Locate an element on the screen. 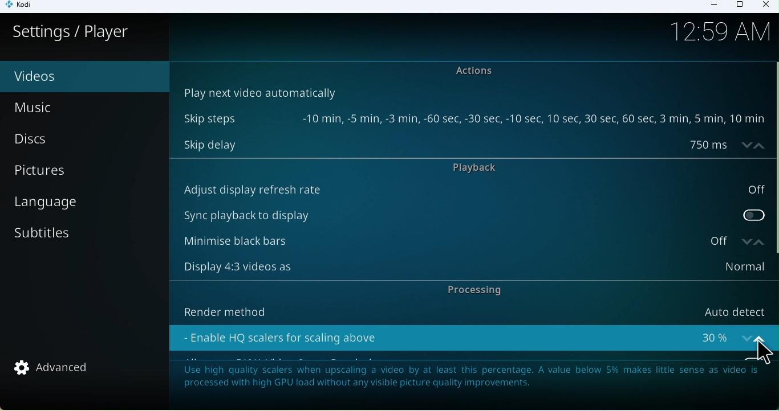 Image resolution: width=779 pixels, height=411 pixels. Processing is located at coordinates (471, 290).